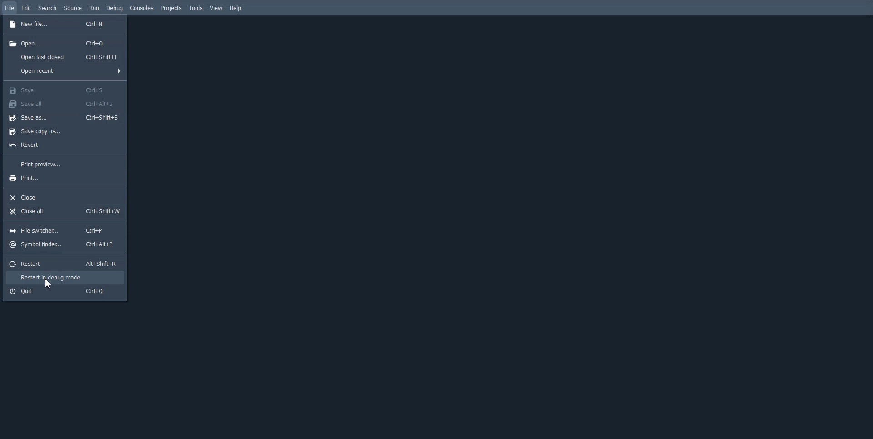 Image resolution: width=873 pixels, height=439 pixels. What do you see at coordinates (65, 244) in the screenshot?
I see `Symbol finder` at bounding box center [65, 244].